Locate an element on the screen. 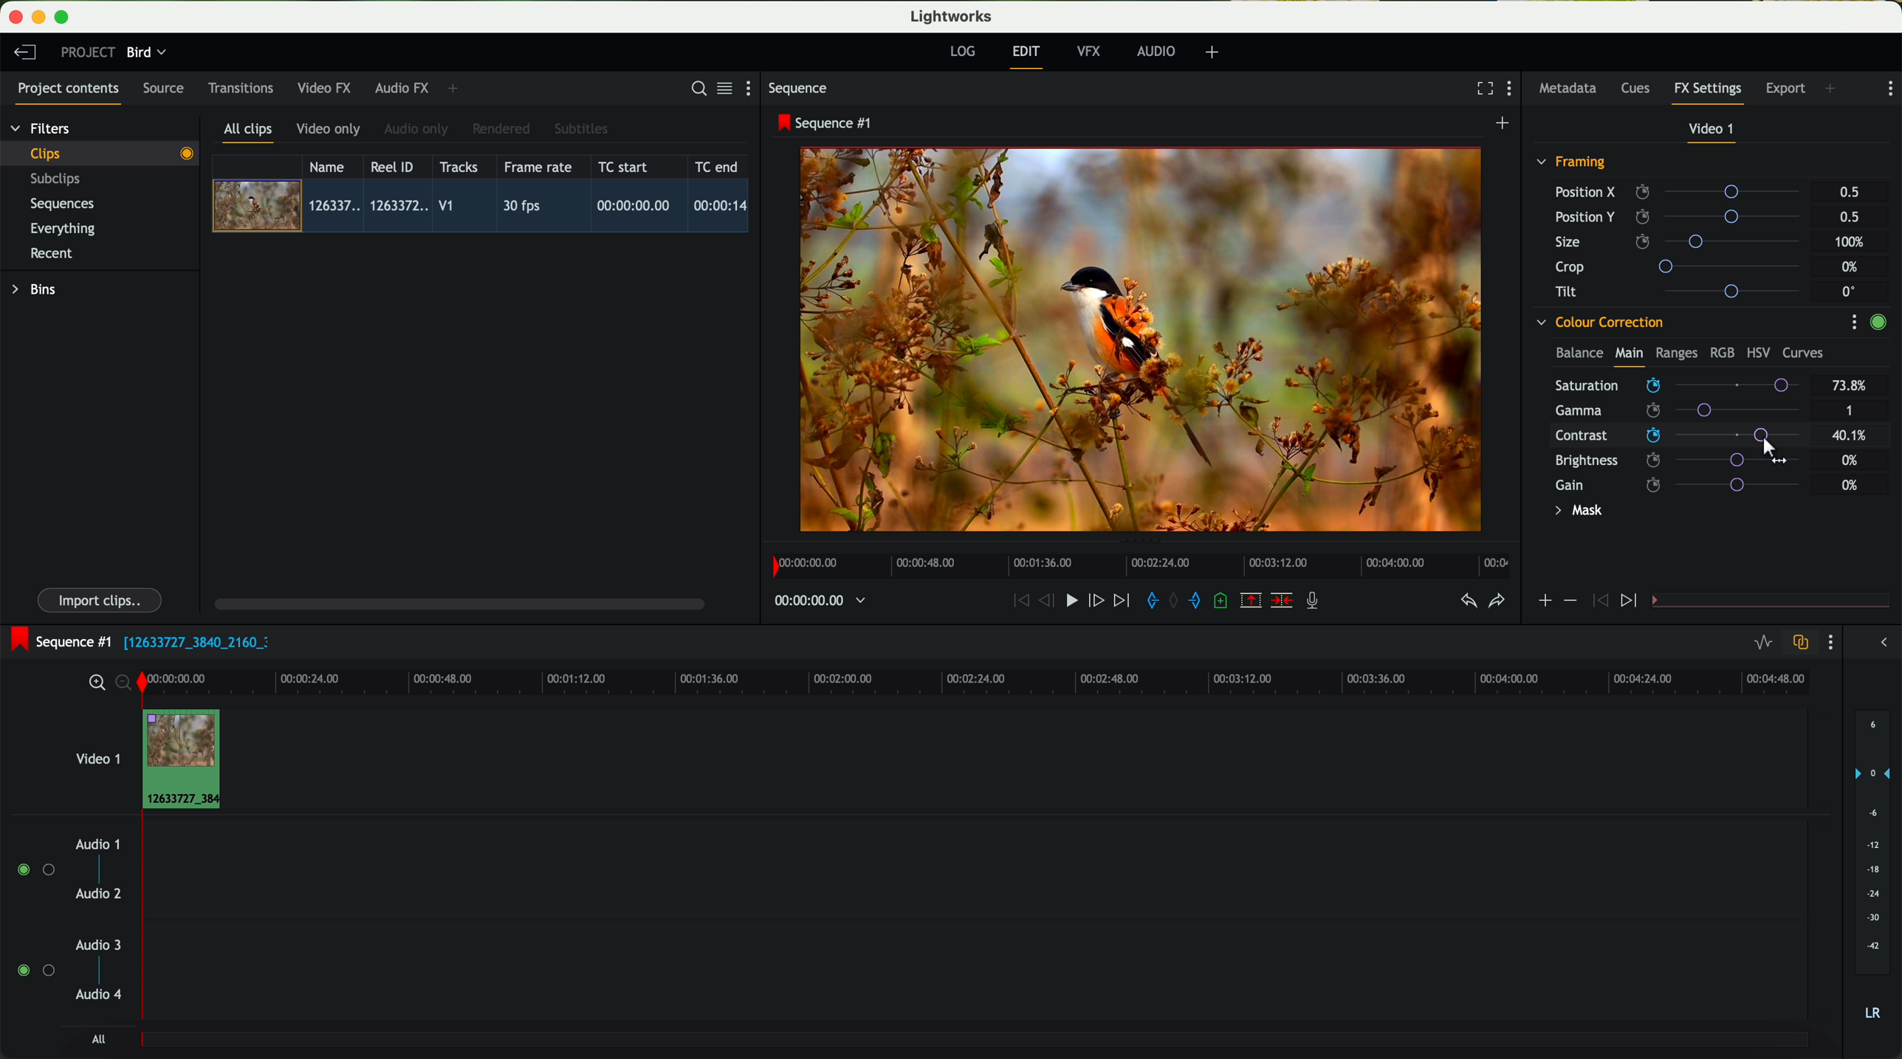 The height and width of the screenshot is (1059, 1902). 1 is located at coordinates (1850, 412).